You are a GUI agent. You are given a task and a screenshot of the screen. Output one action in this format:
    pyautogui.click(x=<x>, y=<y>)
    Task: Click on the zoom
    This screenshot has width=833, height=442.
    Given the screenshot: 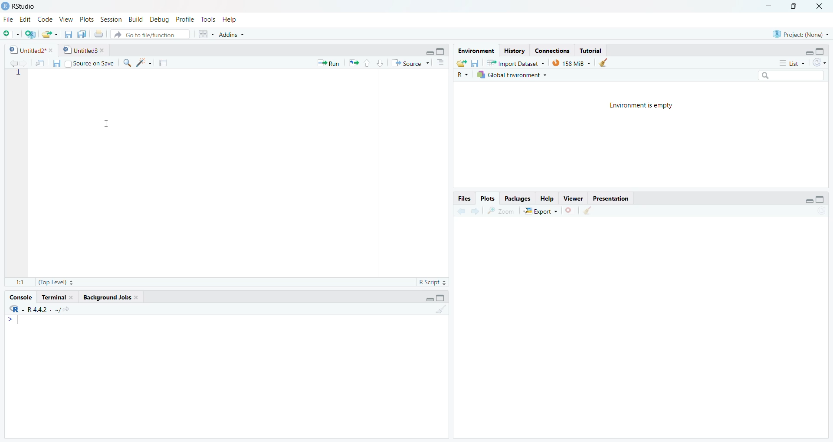 What is the action you would take?
    pyautogui.click(x=504, y=209)
    